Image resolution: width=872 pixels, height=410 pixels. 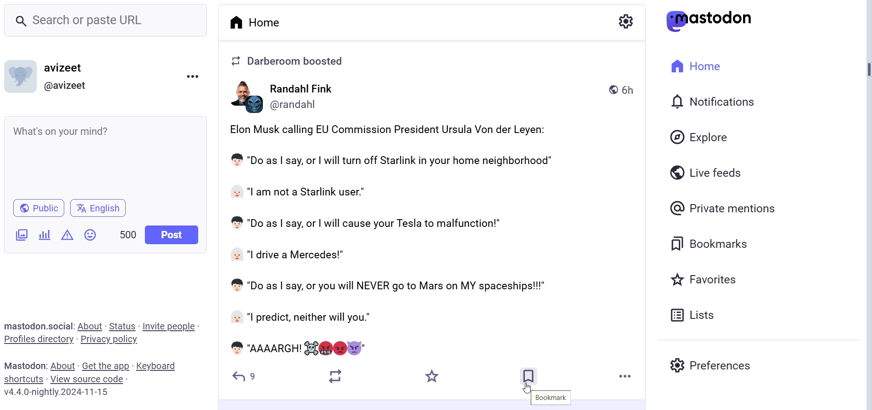 What do you see at coordinates (622, 22) in the screenshot?
I see `Setting` at bounding box center [622, 22].